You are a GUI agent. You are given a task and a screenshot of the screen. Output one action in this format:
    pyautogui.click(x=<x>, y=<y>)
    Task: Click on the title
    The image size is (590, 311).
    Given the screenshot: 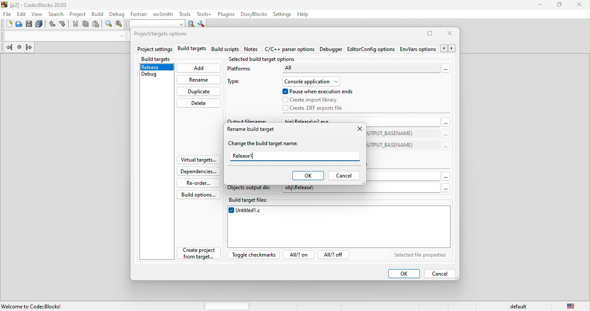 What is the action you would take?
    pyautogui.click(x=36, y=4)
    